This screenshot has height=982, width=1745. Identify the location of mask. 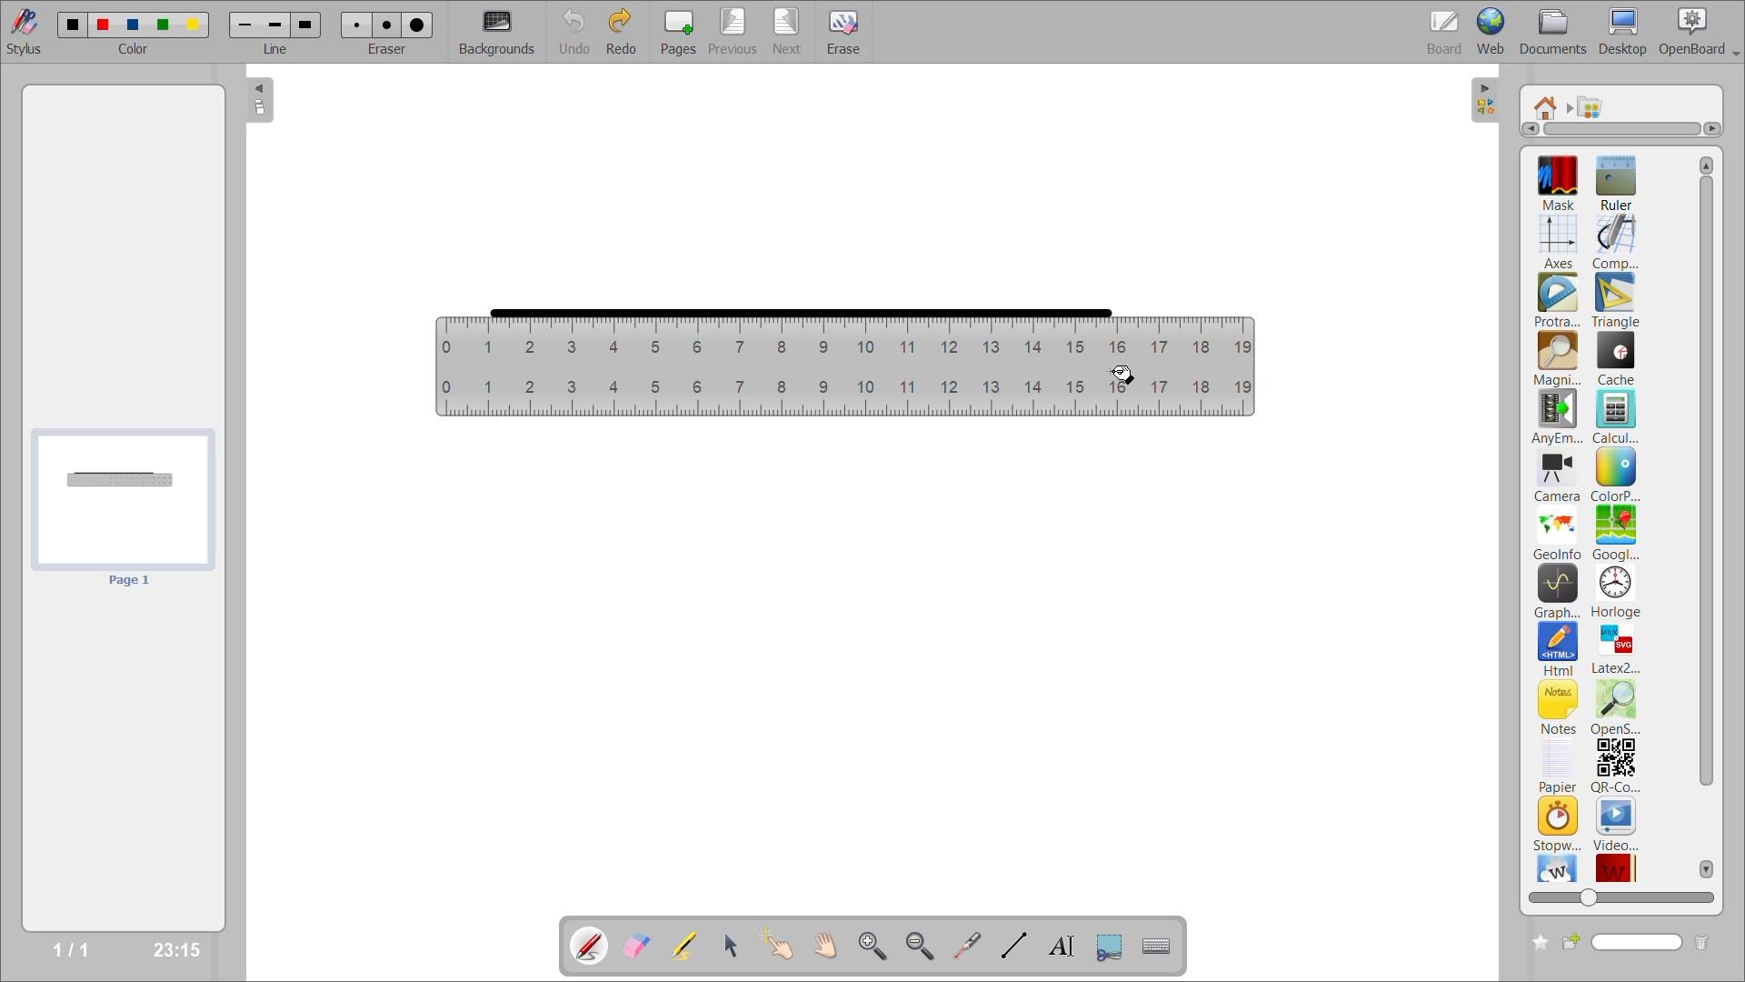
(1562, 182).